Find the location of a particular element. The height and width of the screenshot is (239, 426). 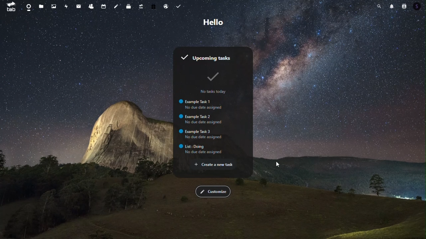

customize is located at coordinates (213, 193).